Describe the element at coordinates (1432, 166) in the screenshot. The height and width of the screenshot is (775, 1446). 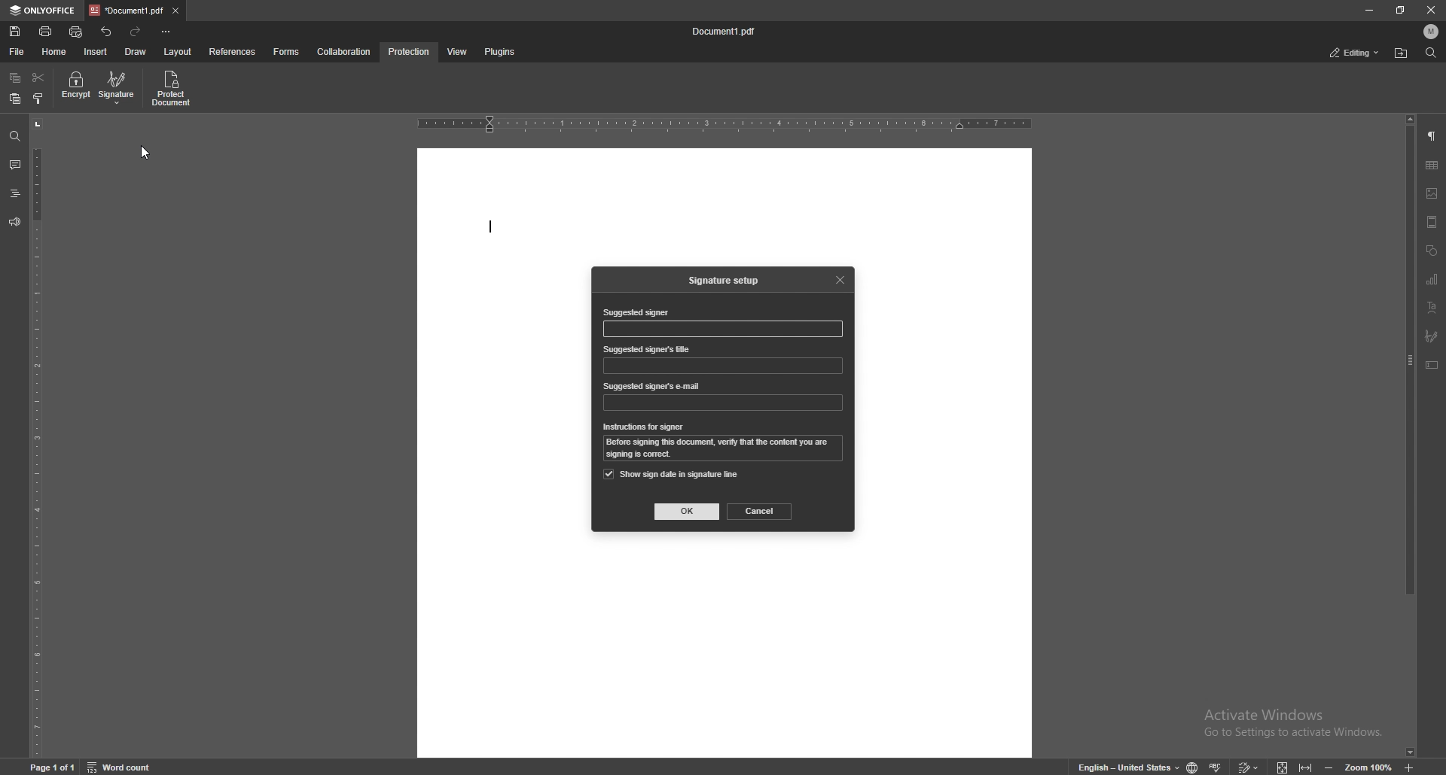
I see `table` at that location.